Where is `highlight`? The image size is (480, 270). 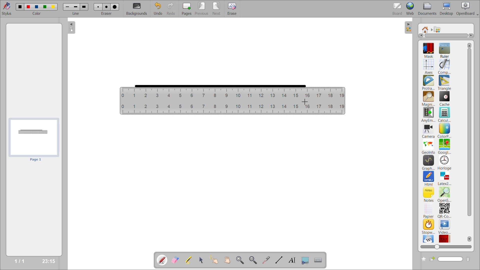
highlight is located at coordinates (190, 260).